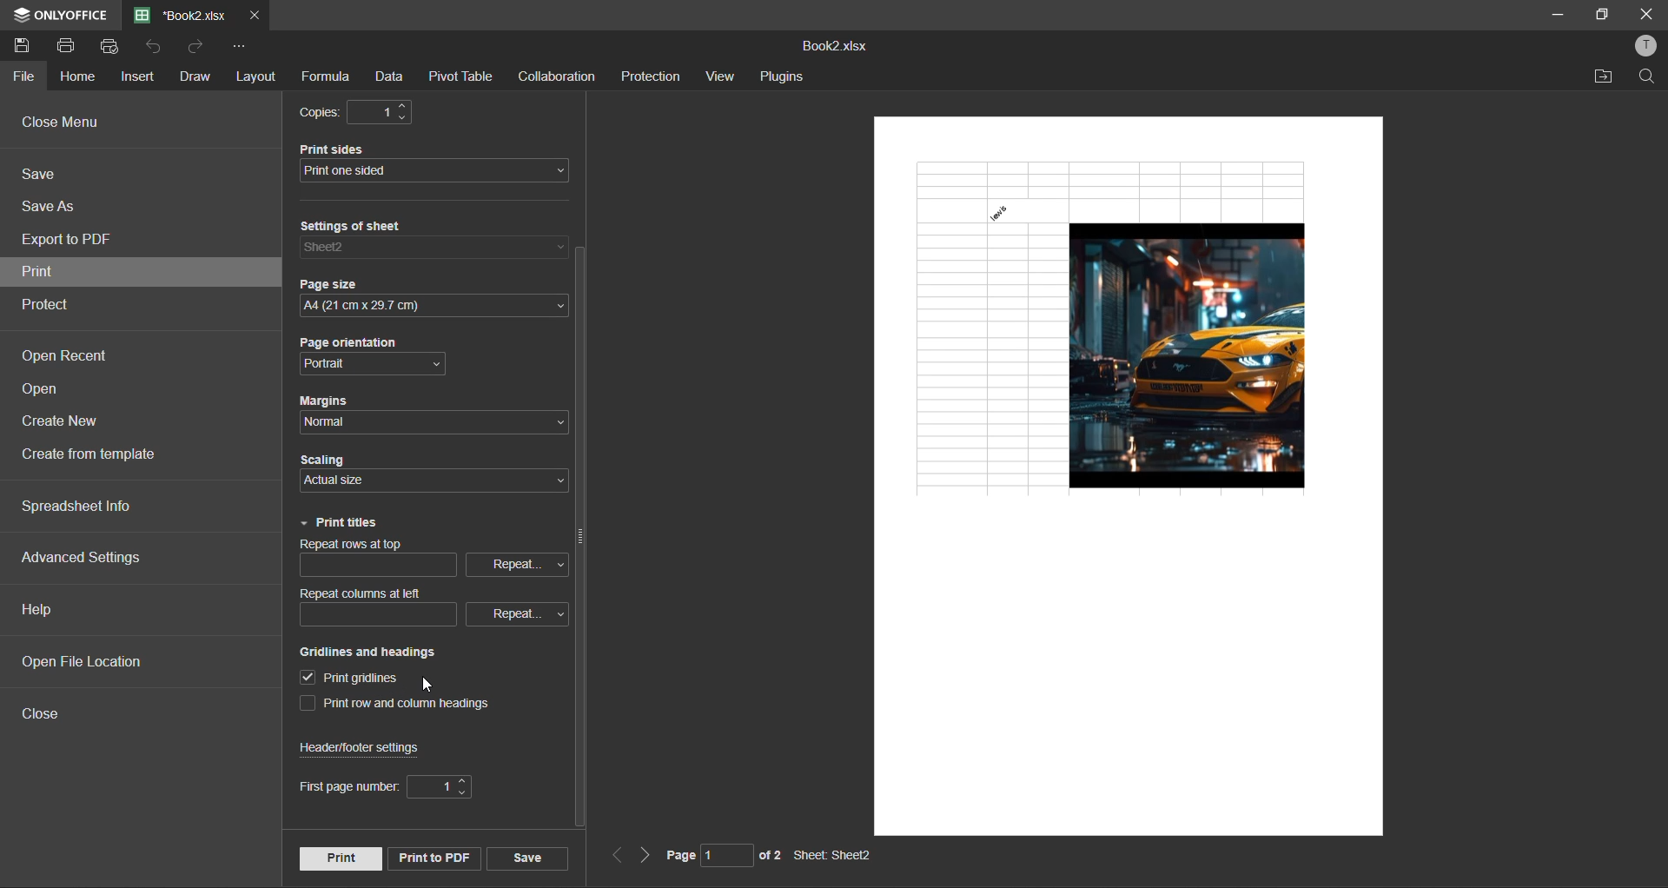 The image size is (1668, 888). Describe the element at coordinates (328, 246) in the screenshot. I see `sheet 2` at that location.